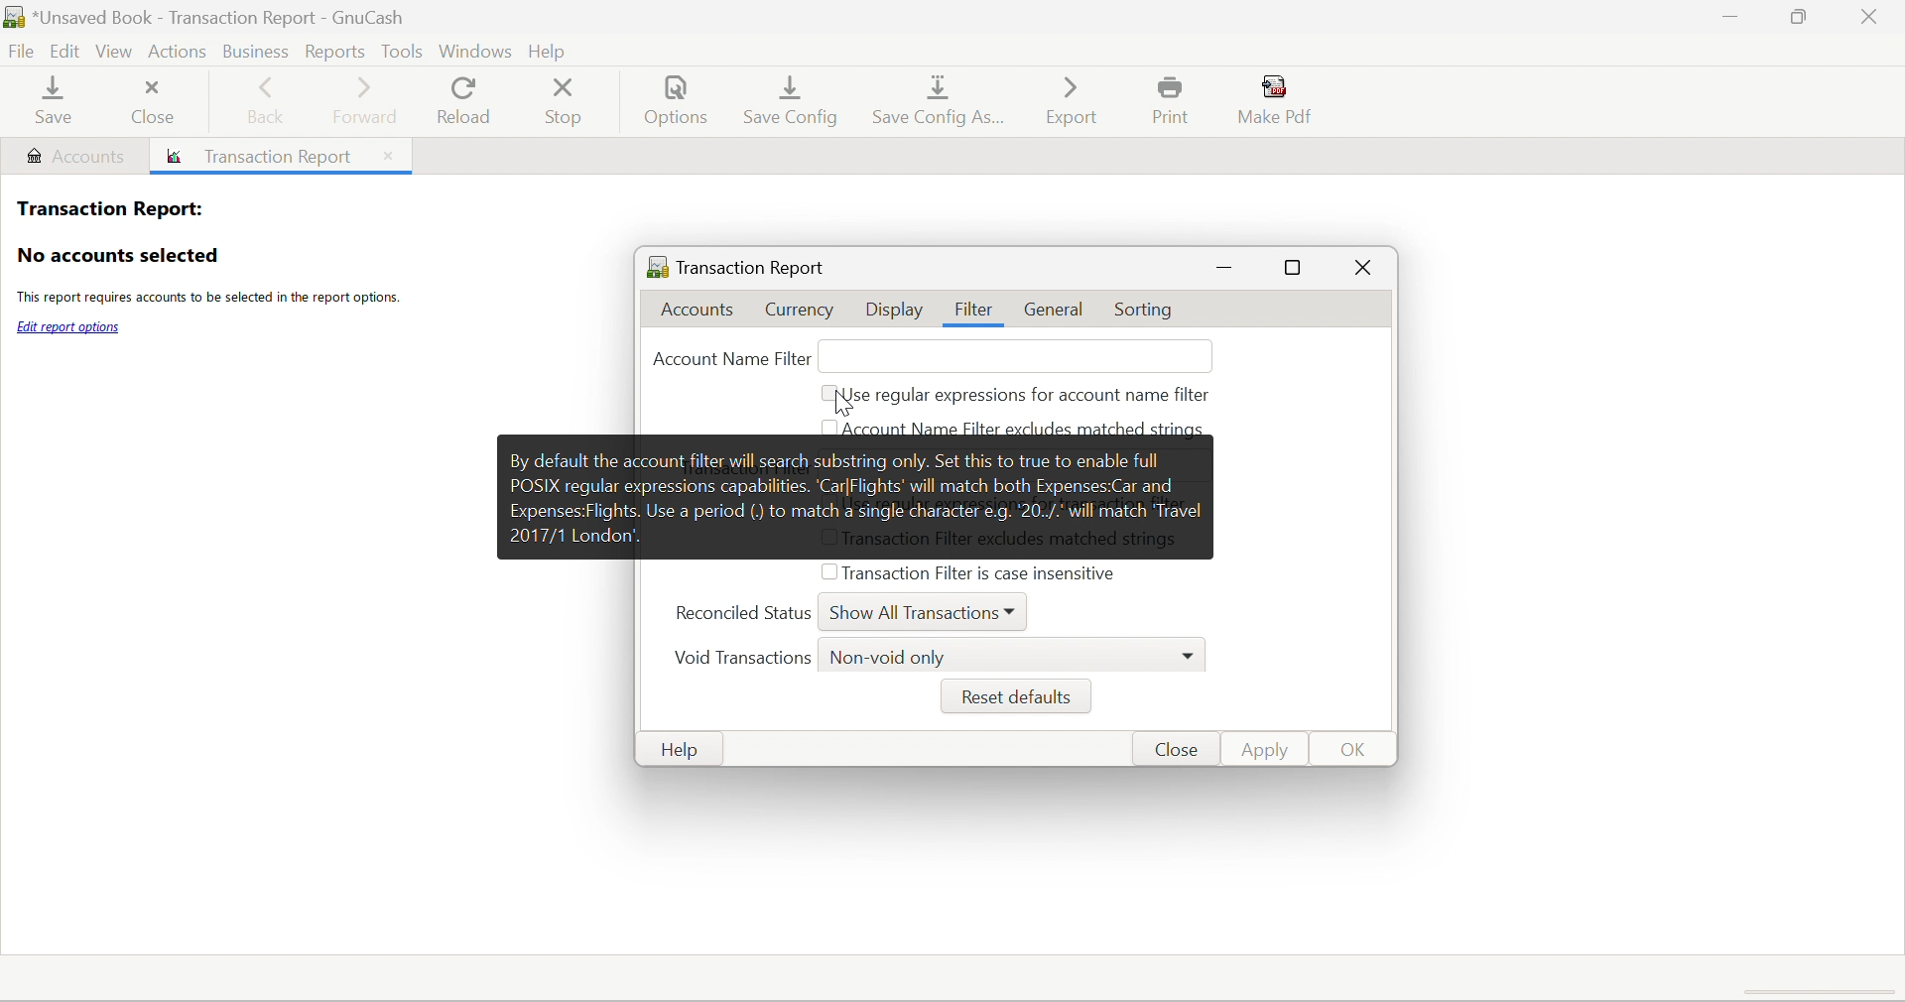  I want to click on Minimize, so click(1725, 18).